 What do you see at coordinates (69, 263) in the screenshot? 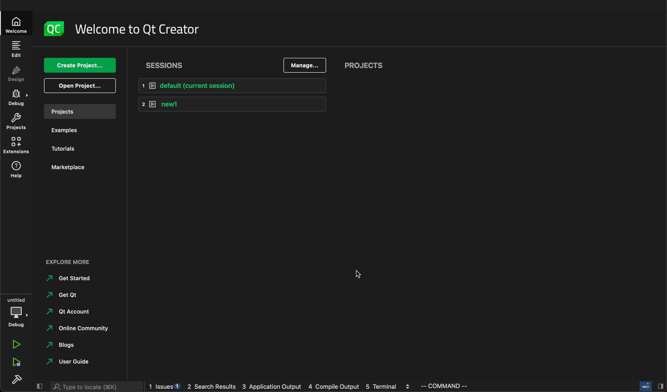
I see `explore` at bounding box center [69, 263].